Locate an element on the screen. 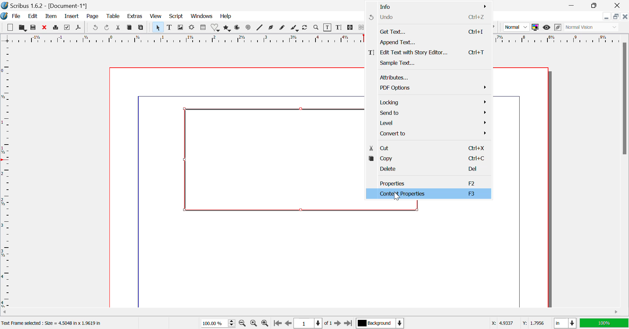  Link Text Frames is located at coordinates (349, 28).